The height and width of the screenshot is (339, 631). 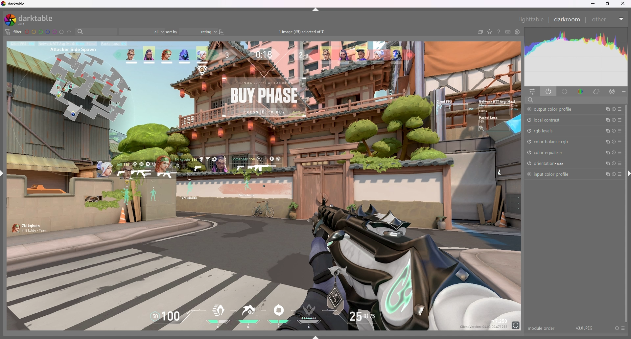 I want to click on multiple instances action, so click(x=606, y=120).